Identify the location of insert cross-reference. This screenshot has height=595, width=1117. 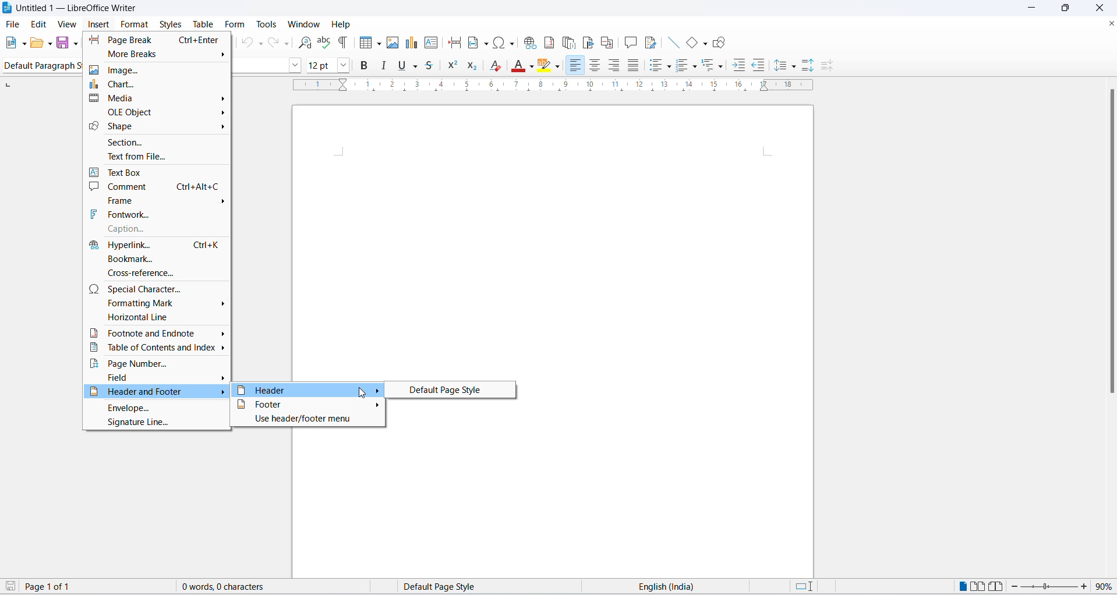
(608, 40).